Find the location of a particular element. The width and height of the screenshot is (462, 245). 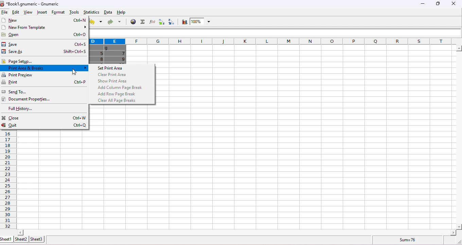

new is located at coordinates (44, 20).